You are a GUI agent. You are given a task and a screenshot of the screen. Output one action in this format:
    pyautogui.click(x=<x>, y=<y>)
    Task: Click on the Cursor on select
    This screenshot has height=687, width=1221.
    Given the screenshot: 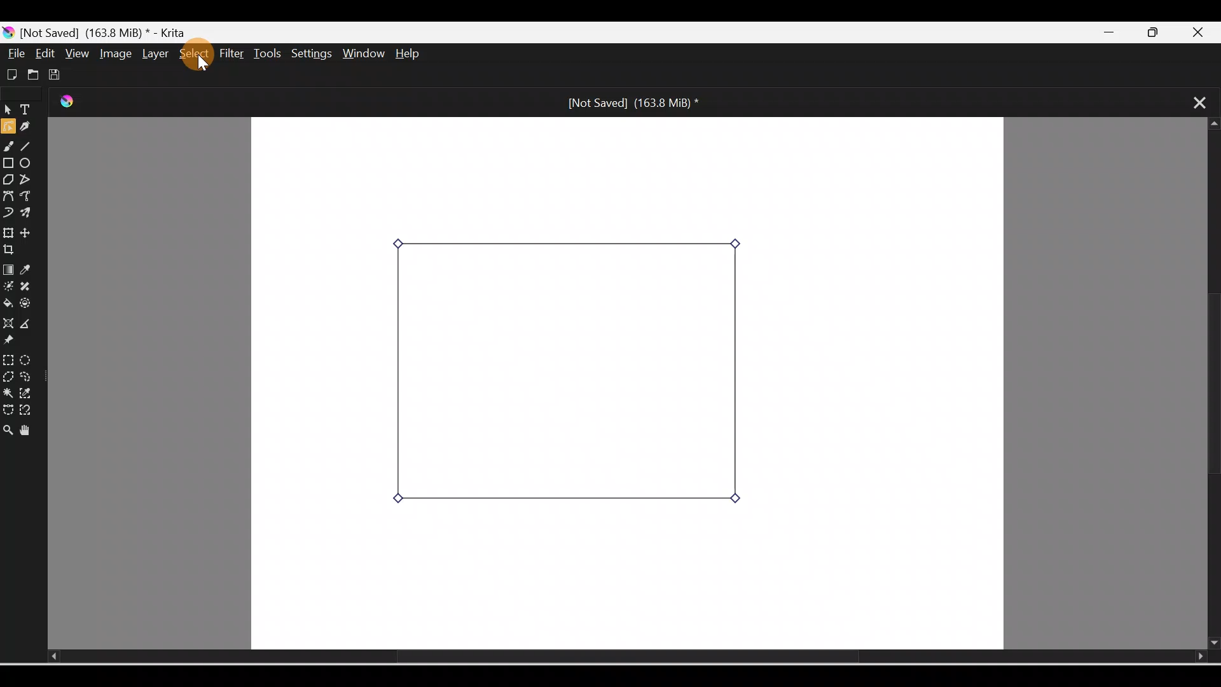 What is the action you would take?
    pyautogui.click(x=202, y=59)
    